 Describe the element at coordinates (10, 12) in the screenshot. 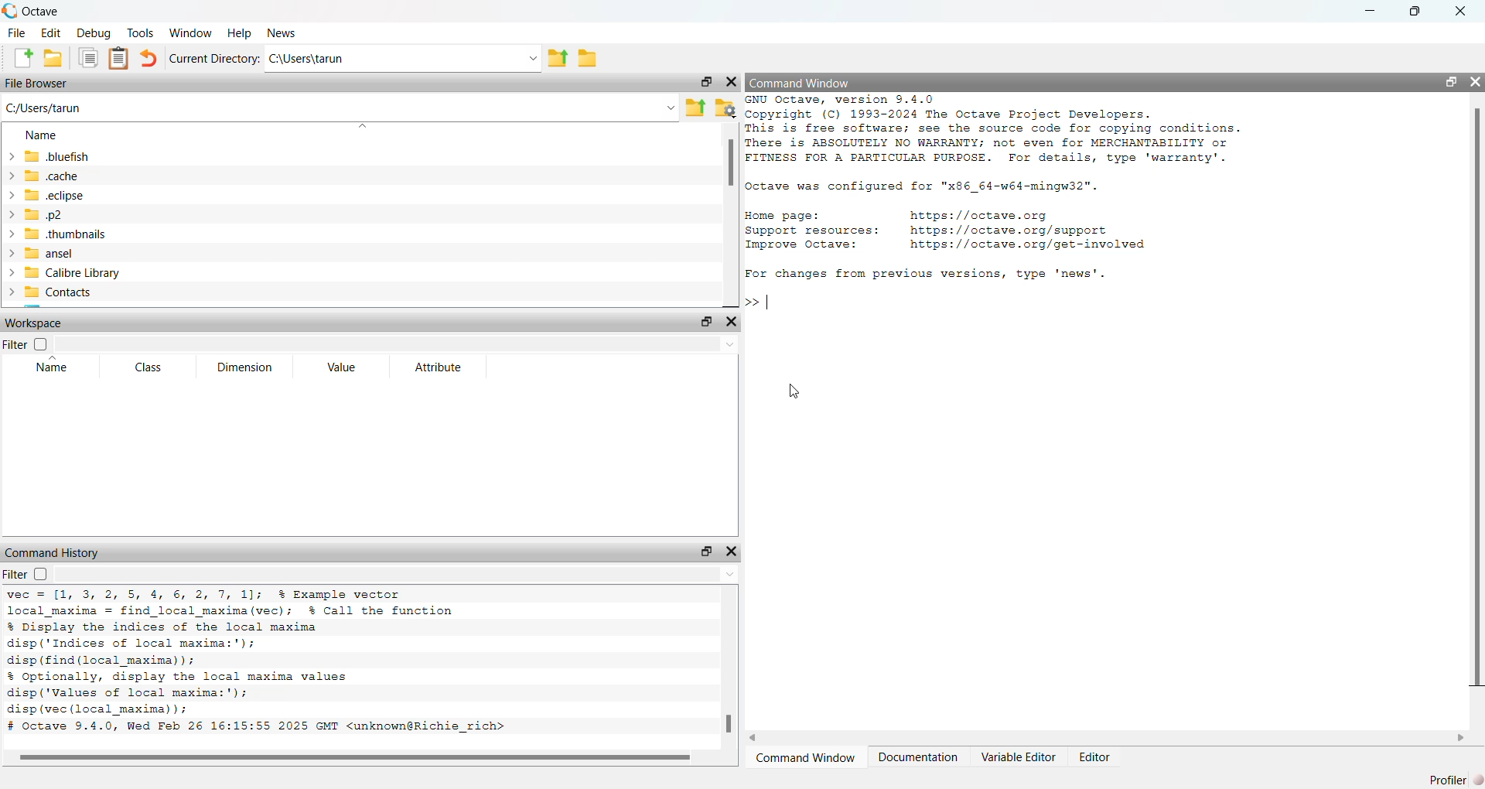

I see `Octave logo` at that location.